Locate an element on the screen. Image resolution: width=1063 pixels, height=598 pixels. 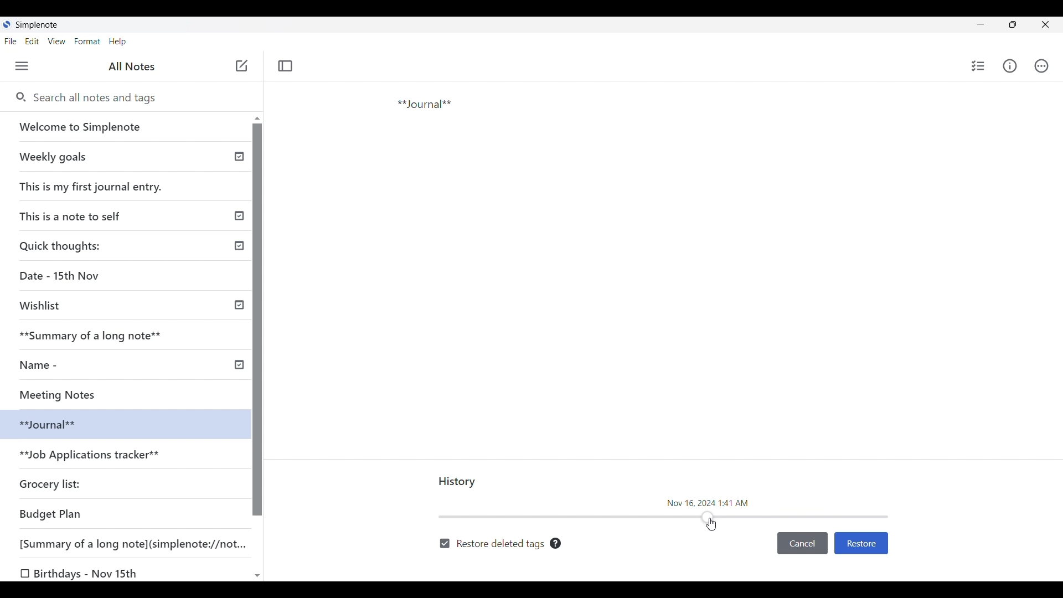
Title of current panel is located at coordinates (458, 482).